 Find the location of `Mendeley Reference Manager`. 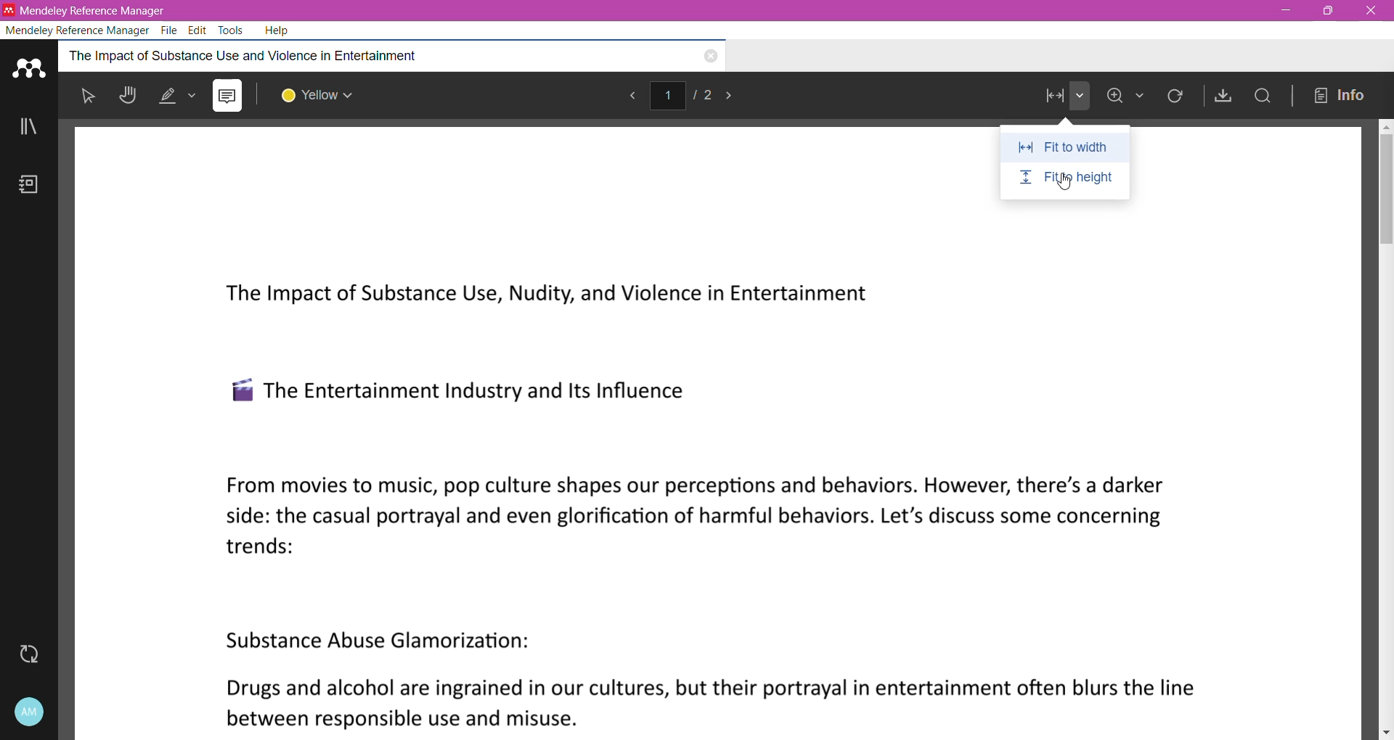

Mendeley Reference Manager is located at coordinates (78, 29).